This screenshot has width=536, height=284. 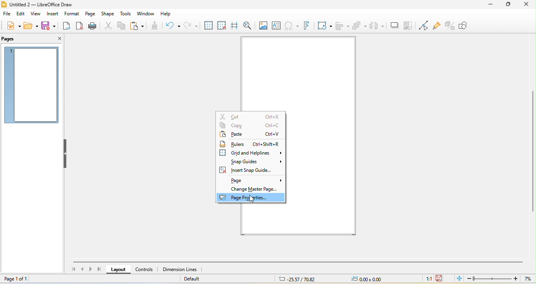 I want to click on print, so click(x=92, y=26).